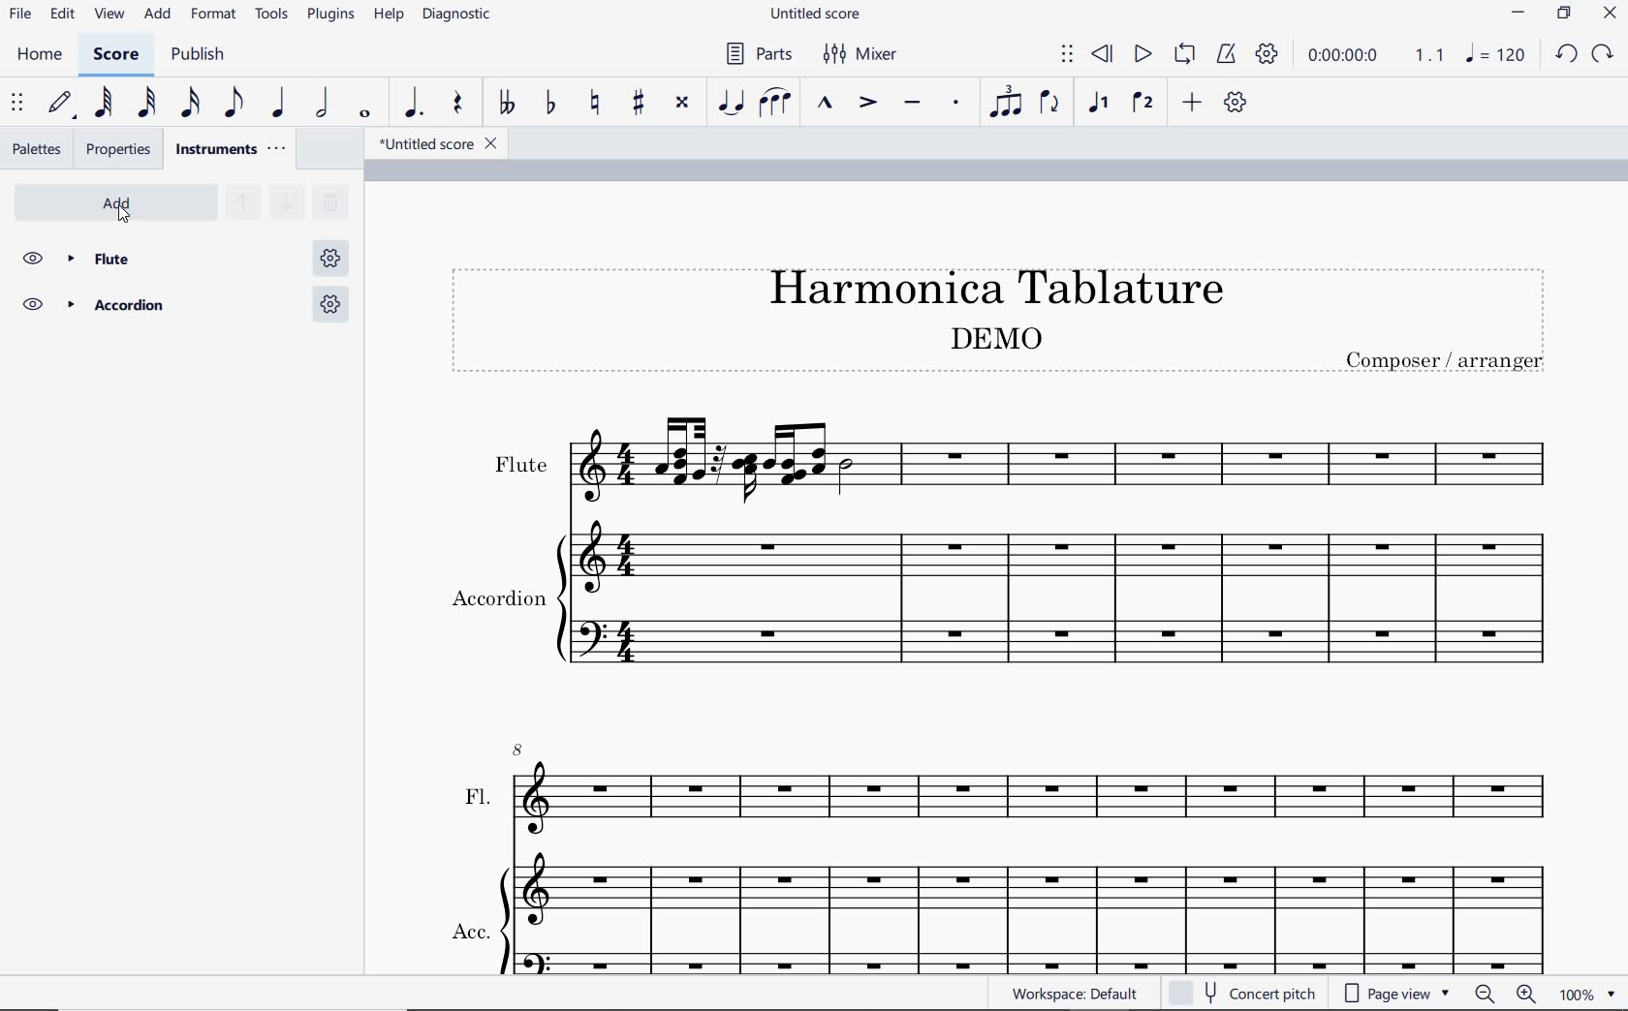  I want to click on Title, so click(990, 324).